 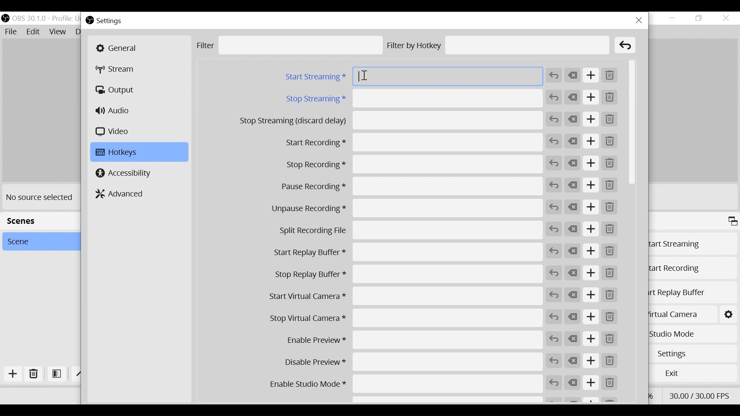 What do you see at coordinates (695, 372) in the screenshot?
I see `Exit` at bounding box center [695, 372].